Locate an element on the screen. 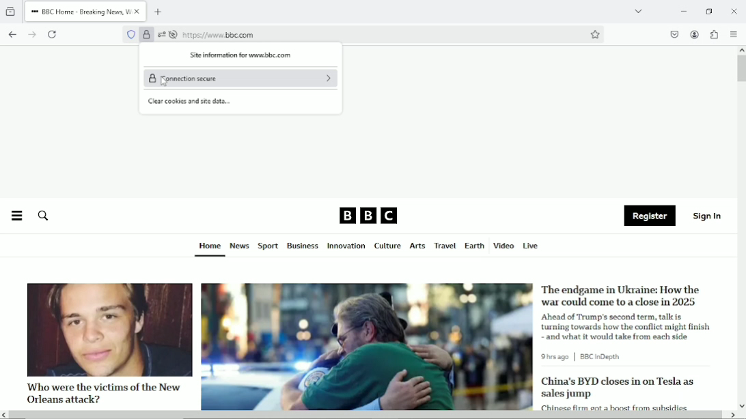  View recent browsing is located at coordinates (10, 10).